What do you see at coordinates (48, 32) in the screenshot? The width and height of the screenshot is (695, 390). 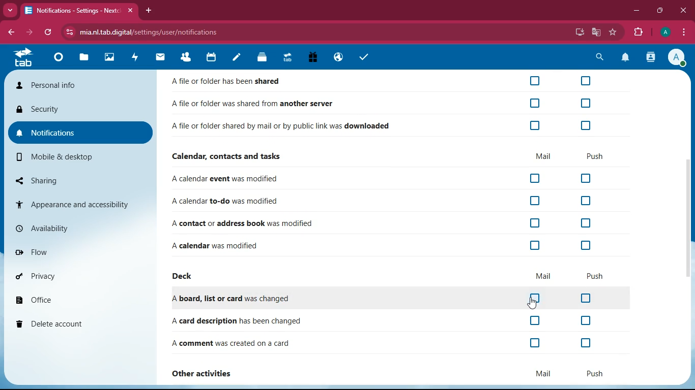 I see `refresh` at bounding box center [48, 32].